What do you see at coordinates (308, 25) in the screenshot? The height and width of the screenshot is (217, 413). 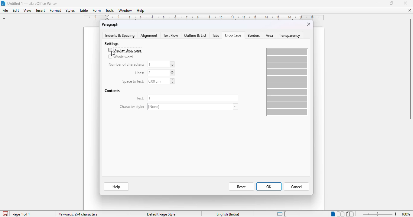 I see `close` at bounding box center [308, 25].